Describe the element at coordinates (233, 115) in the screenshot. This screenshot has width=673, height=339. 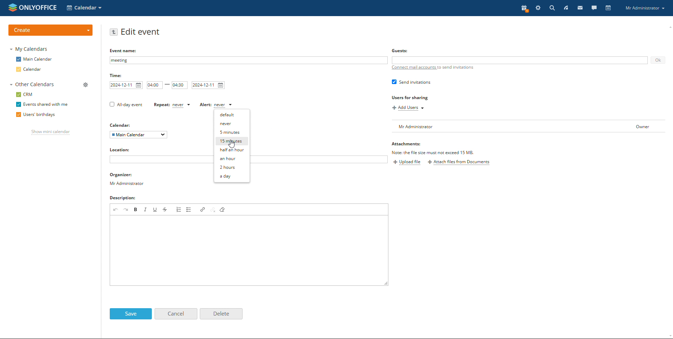
I see `default` at that location.